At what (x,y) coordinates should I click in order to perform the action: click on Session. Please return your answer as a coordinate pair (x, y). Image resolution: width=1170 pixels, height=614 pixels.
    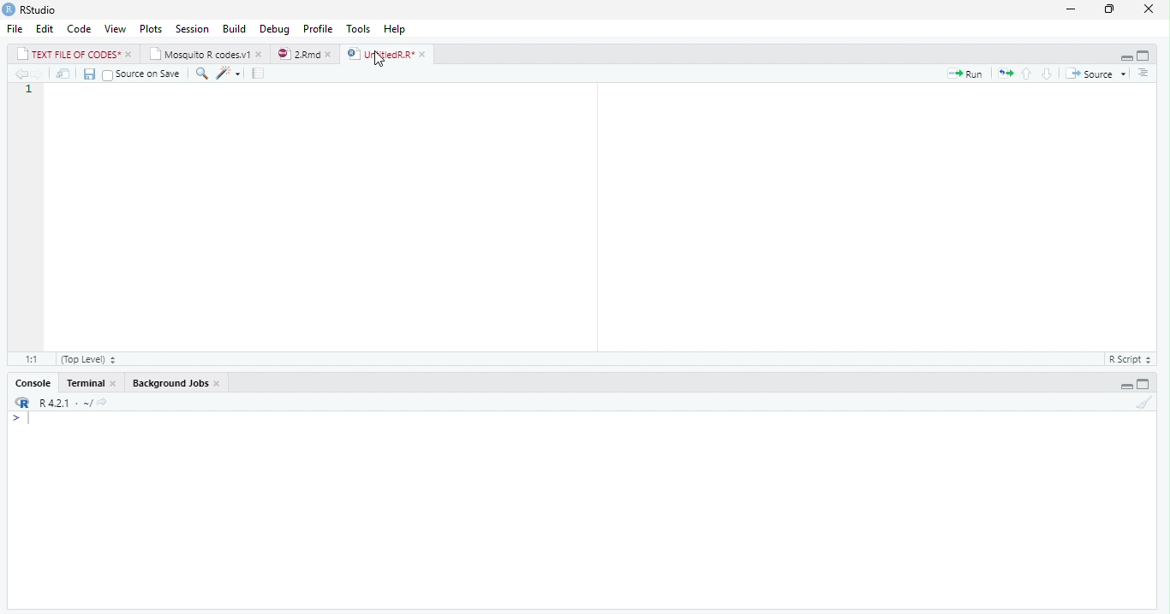
    Looking at the image, I should click on (194, 28).